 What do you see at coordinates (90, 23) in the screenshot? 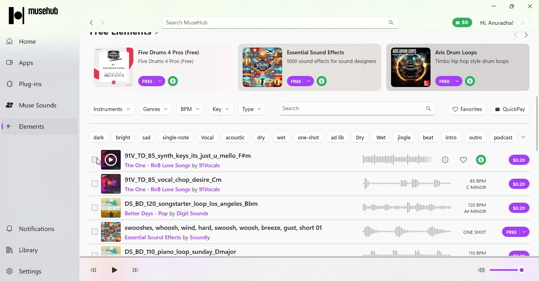
I see `Navigate back` at bounding box center [90, 23].